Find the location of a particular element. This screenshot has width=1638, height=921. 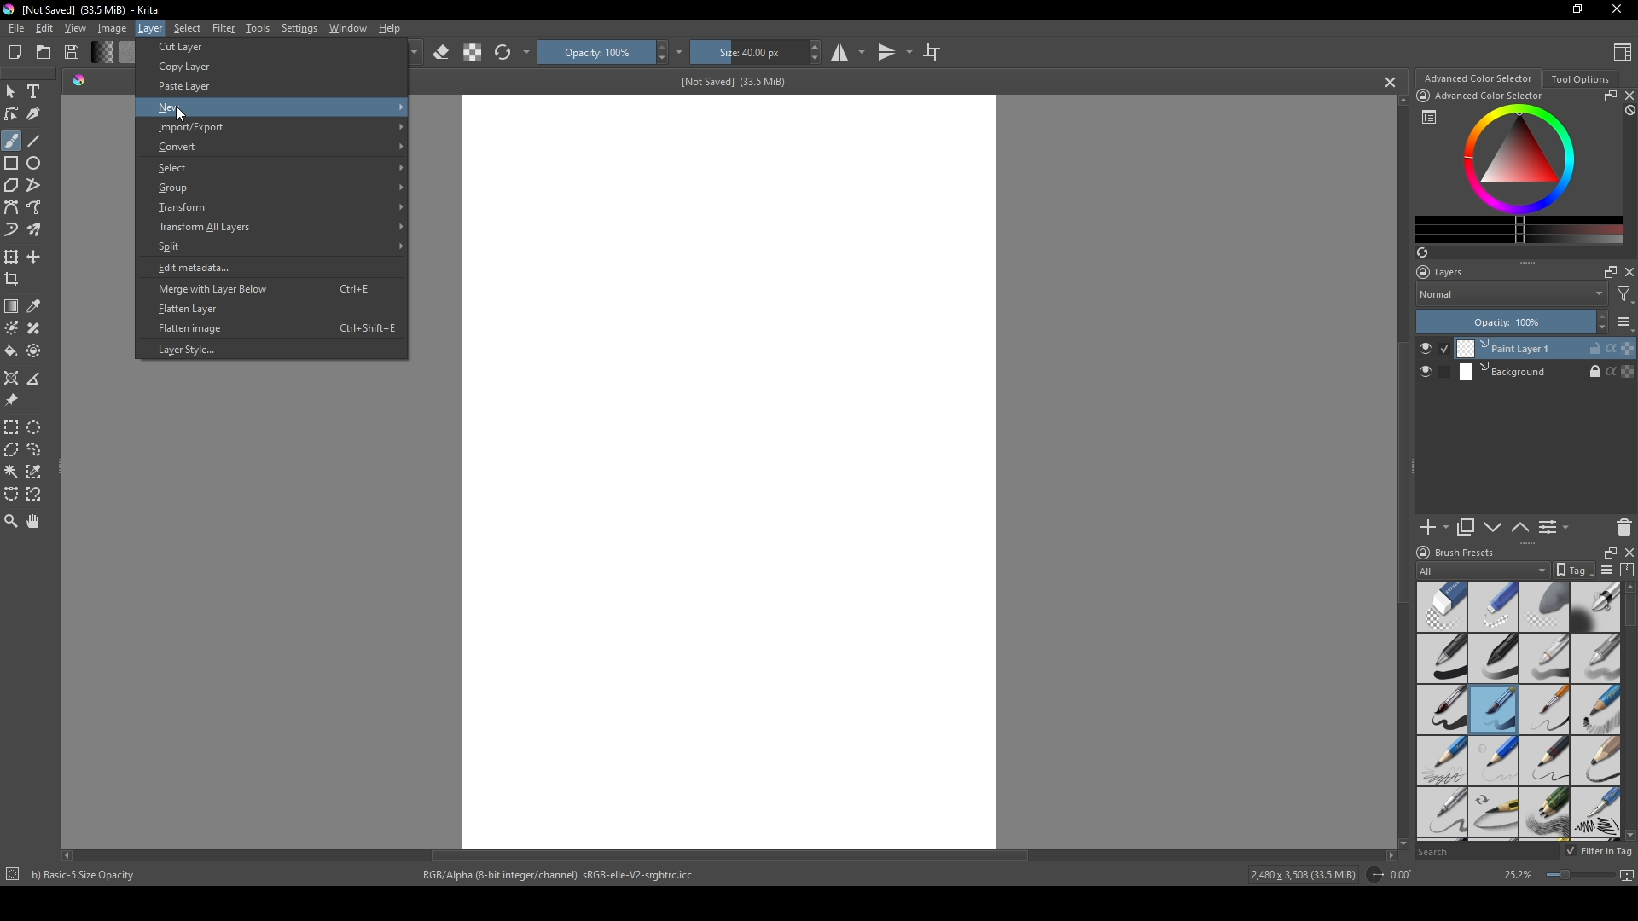

scroll down is located at coordinates (1628, 835).